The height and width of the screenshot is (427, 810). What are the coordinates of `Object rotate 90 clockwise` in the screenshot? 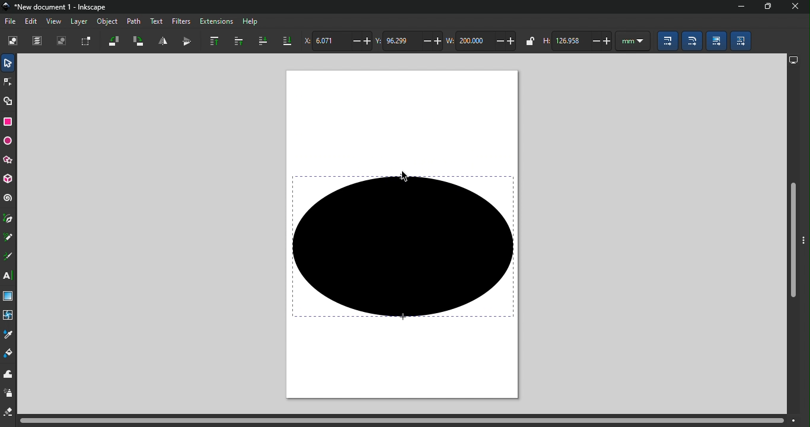 It's located at (140, 43).